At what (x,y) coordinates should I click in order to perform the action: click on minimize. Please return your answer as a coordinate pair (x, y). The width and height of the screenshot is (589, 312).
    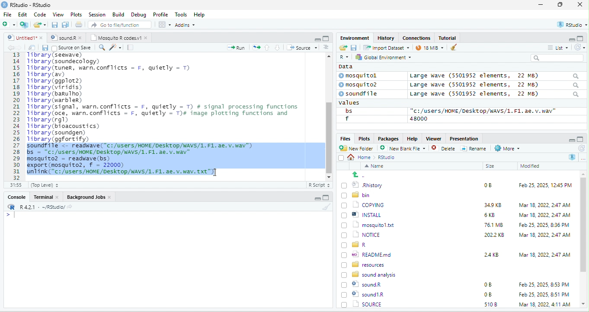
    Looking at the image, I should click on (571, 140).